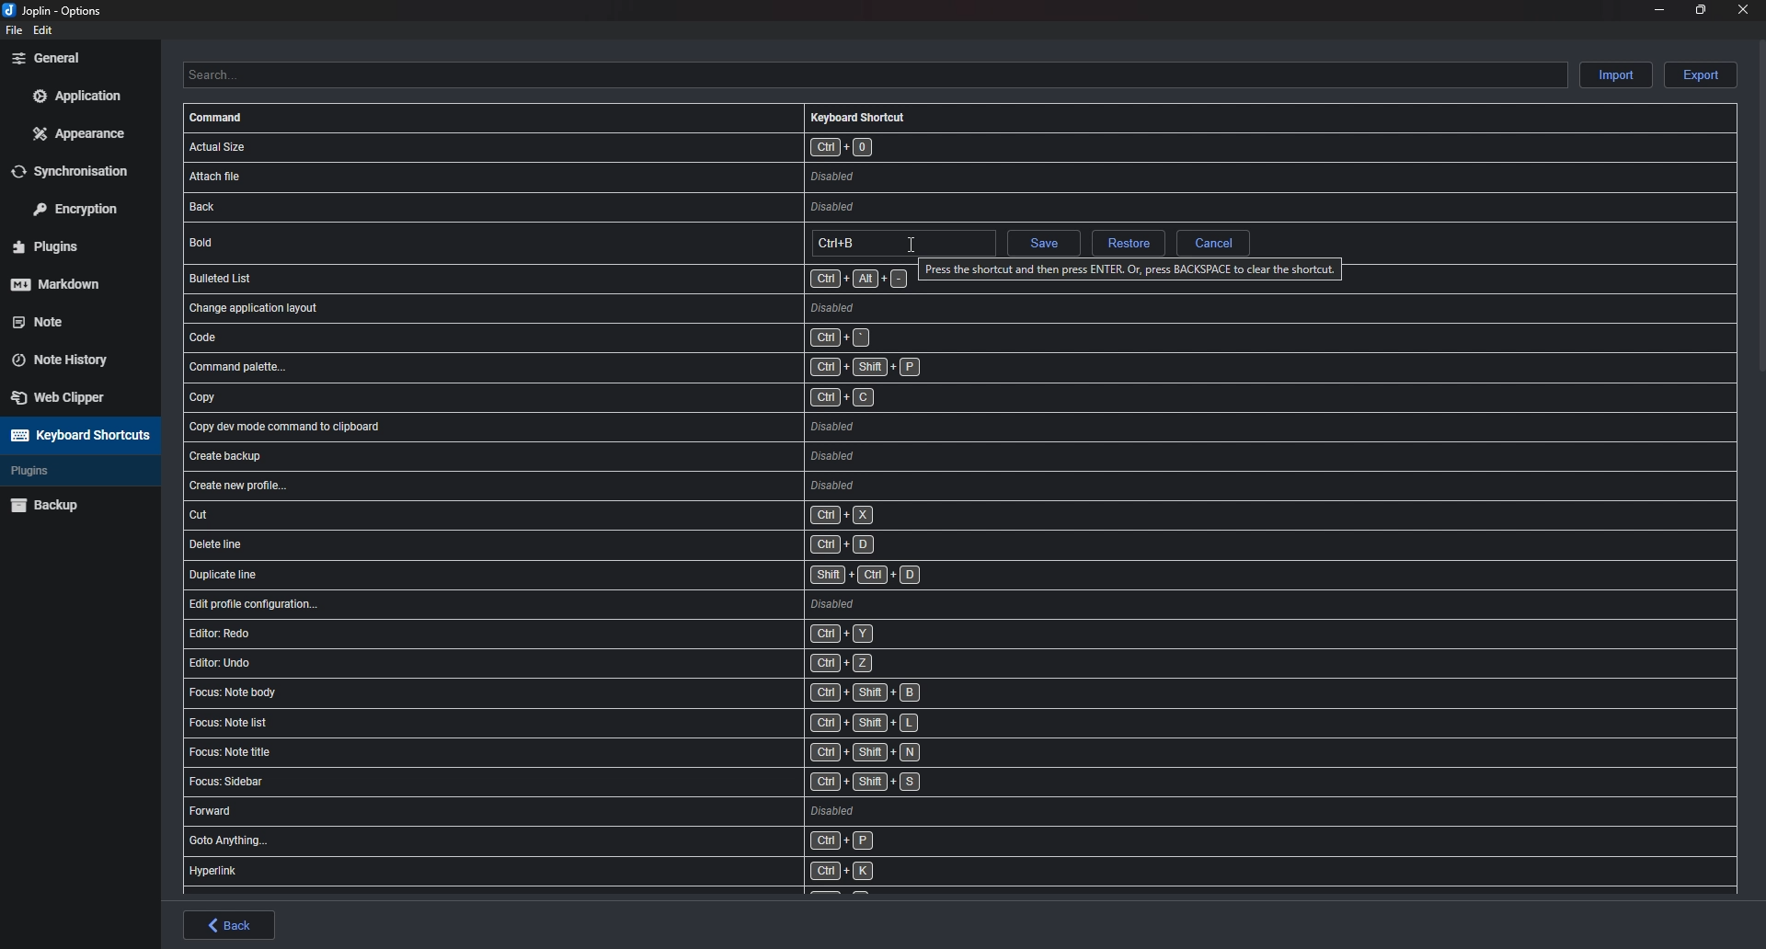 This screenshot has width=1766, height=949. Describe the element at coordinates (624, 427) in the screenshot. I see `shortcut` at that location.